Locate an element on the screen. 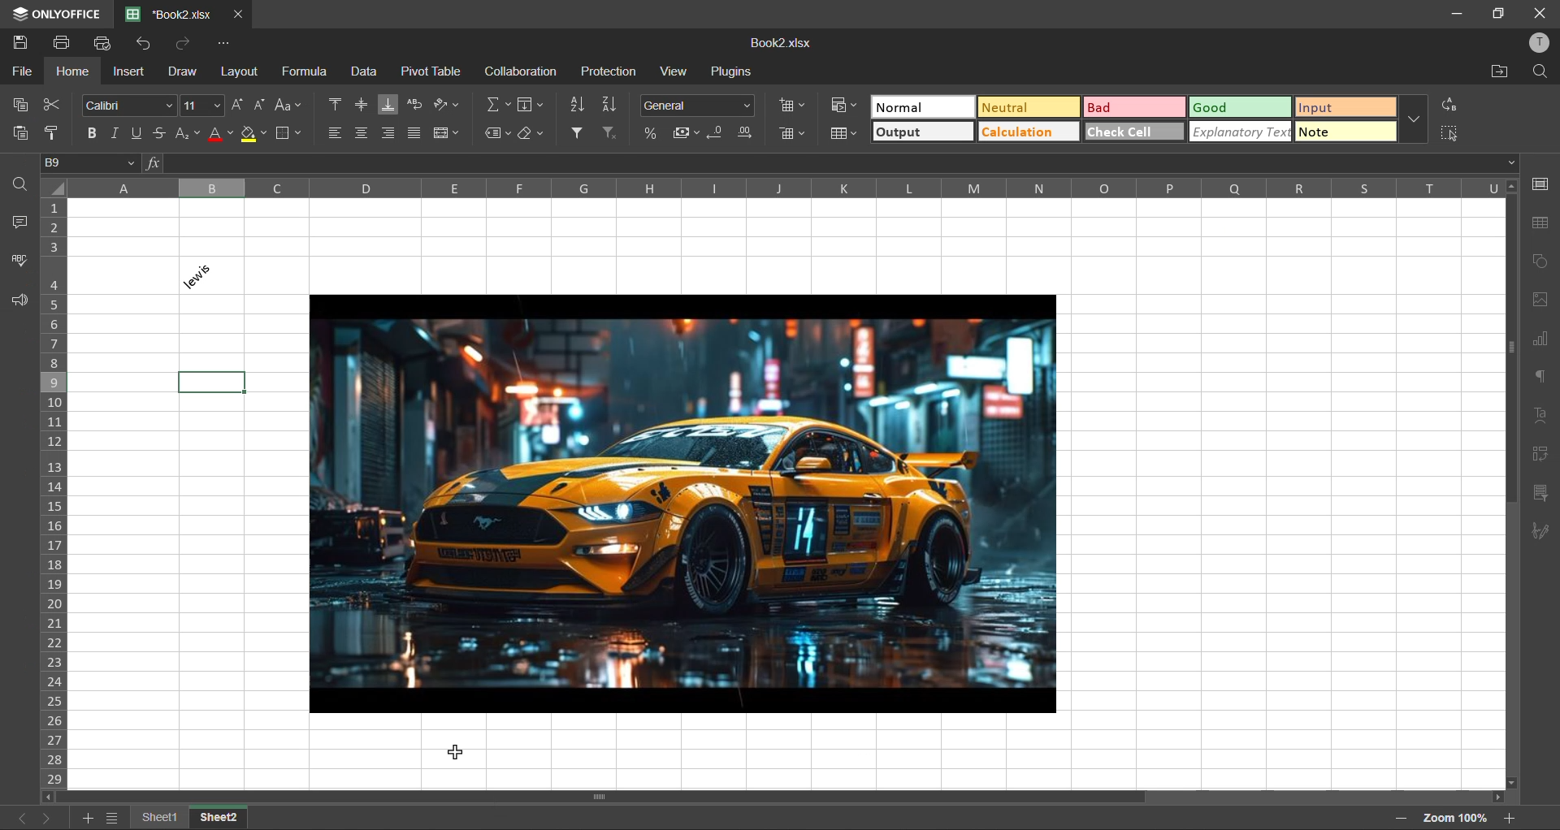 This screenshot has height=830, width=1560. increase decimal is located at coordinates (747, 133).